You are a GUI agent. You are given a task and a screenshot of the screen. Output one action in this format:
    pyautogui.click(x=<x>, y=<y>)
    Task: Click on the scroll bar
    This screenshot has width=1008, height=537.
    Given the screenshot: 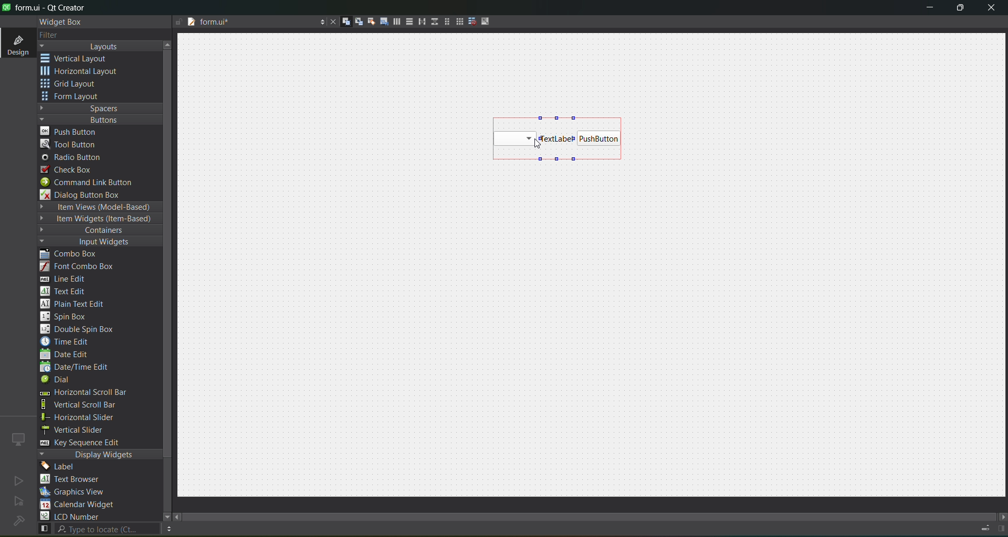 What is the action you would take?
    pyautogui.click(x=597, y=514)
    